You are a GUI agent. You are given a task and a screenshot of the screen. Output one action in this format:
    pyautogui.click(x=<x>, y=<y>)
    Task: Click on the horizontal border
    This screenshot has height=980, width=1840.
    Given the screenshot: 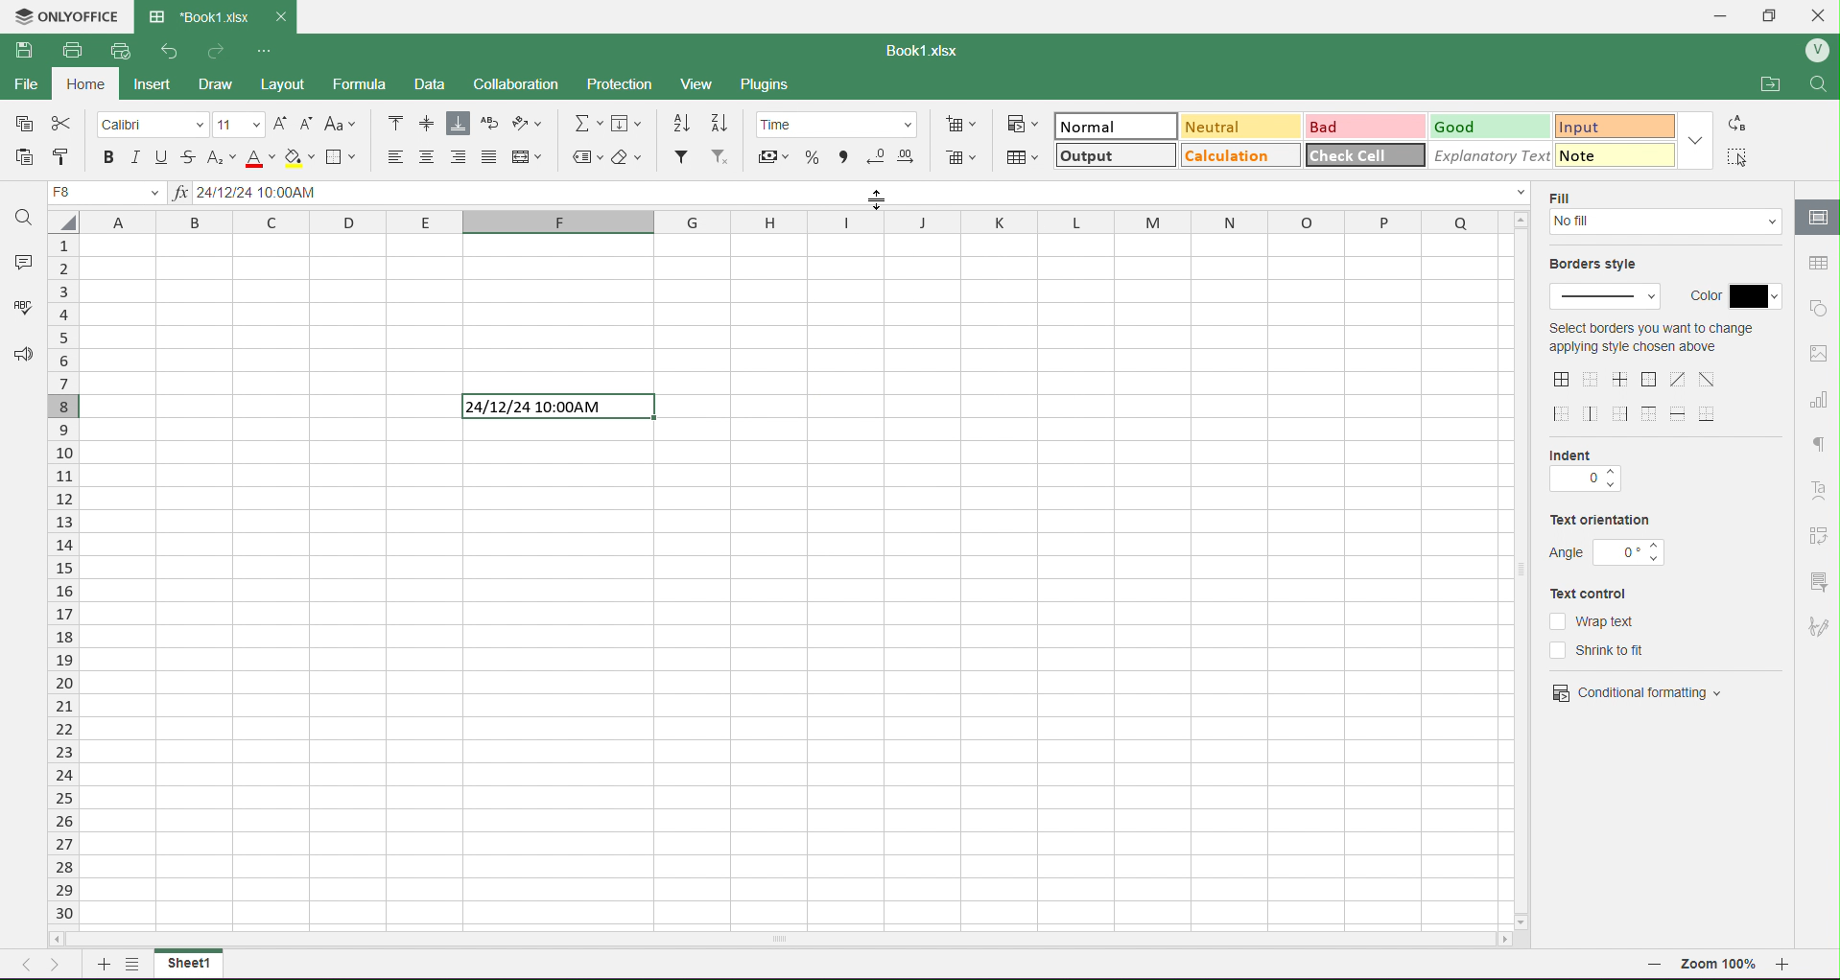 What is the action you would take?
    pyautogui.click(x=1681, y=415)
    